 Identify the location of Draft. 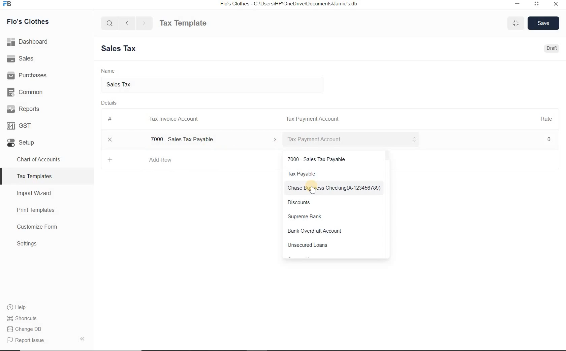
(553, 48).